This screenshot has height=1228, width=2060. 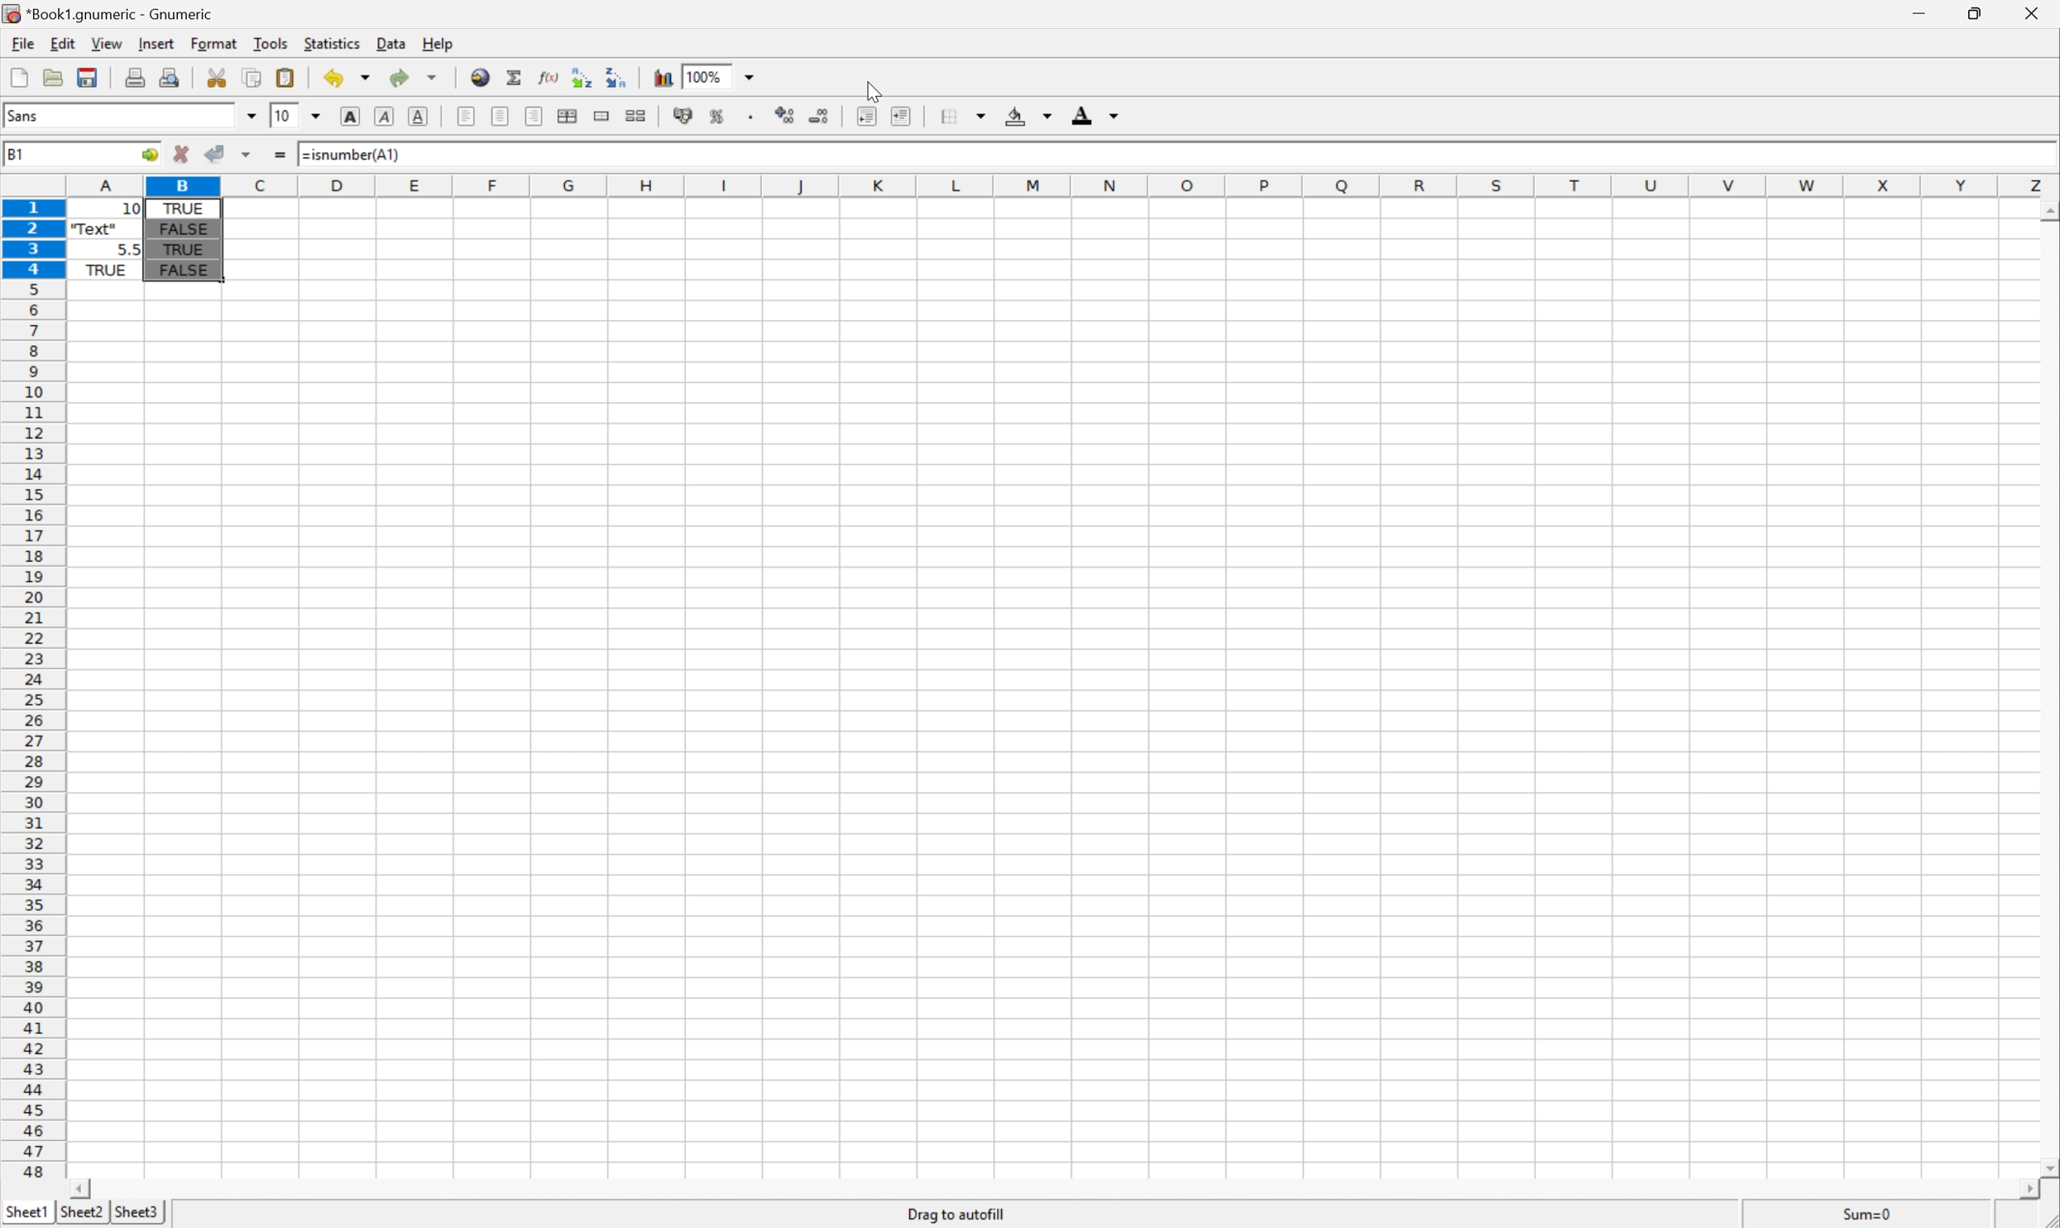 I want to click on Insert, so click(x=155, y=42).